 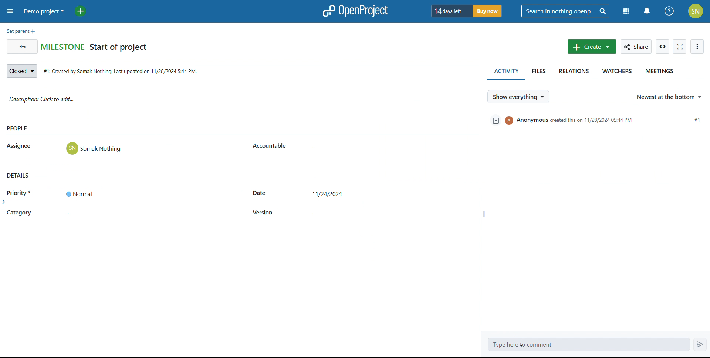 What do you see at coordinates (483, 214) in the screenshot?
I see `resize` at bounding box center [483, 214].